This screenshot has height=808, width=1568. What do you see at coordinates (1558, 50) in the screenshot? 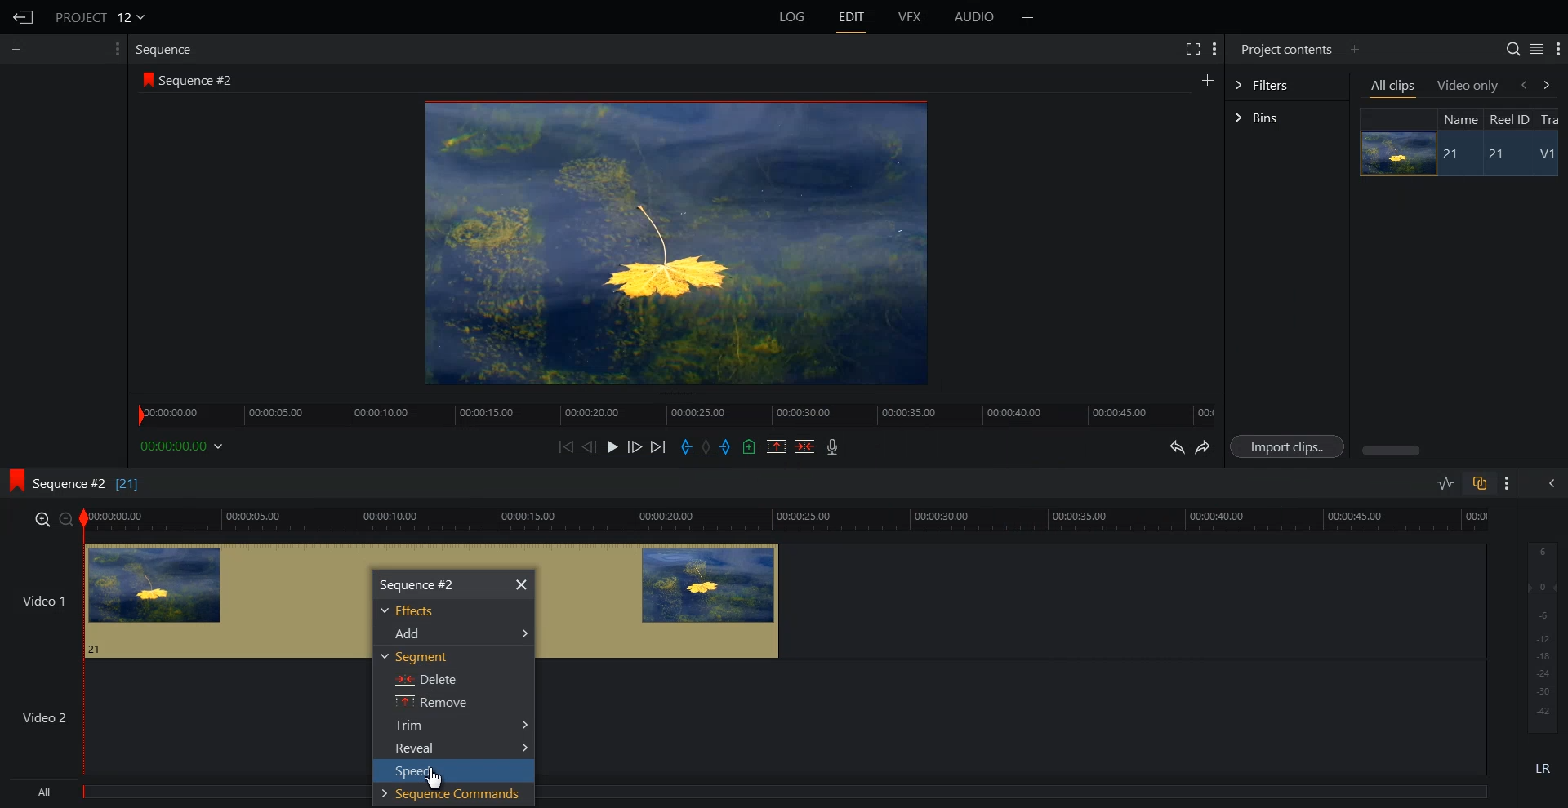
I see `Show setting menu` at bounding box center [1558, 50].